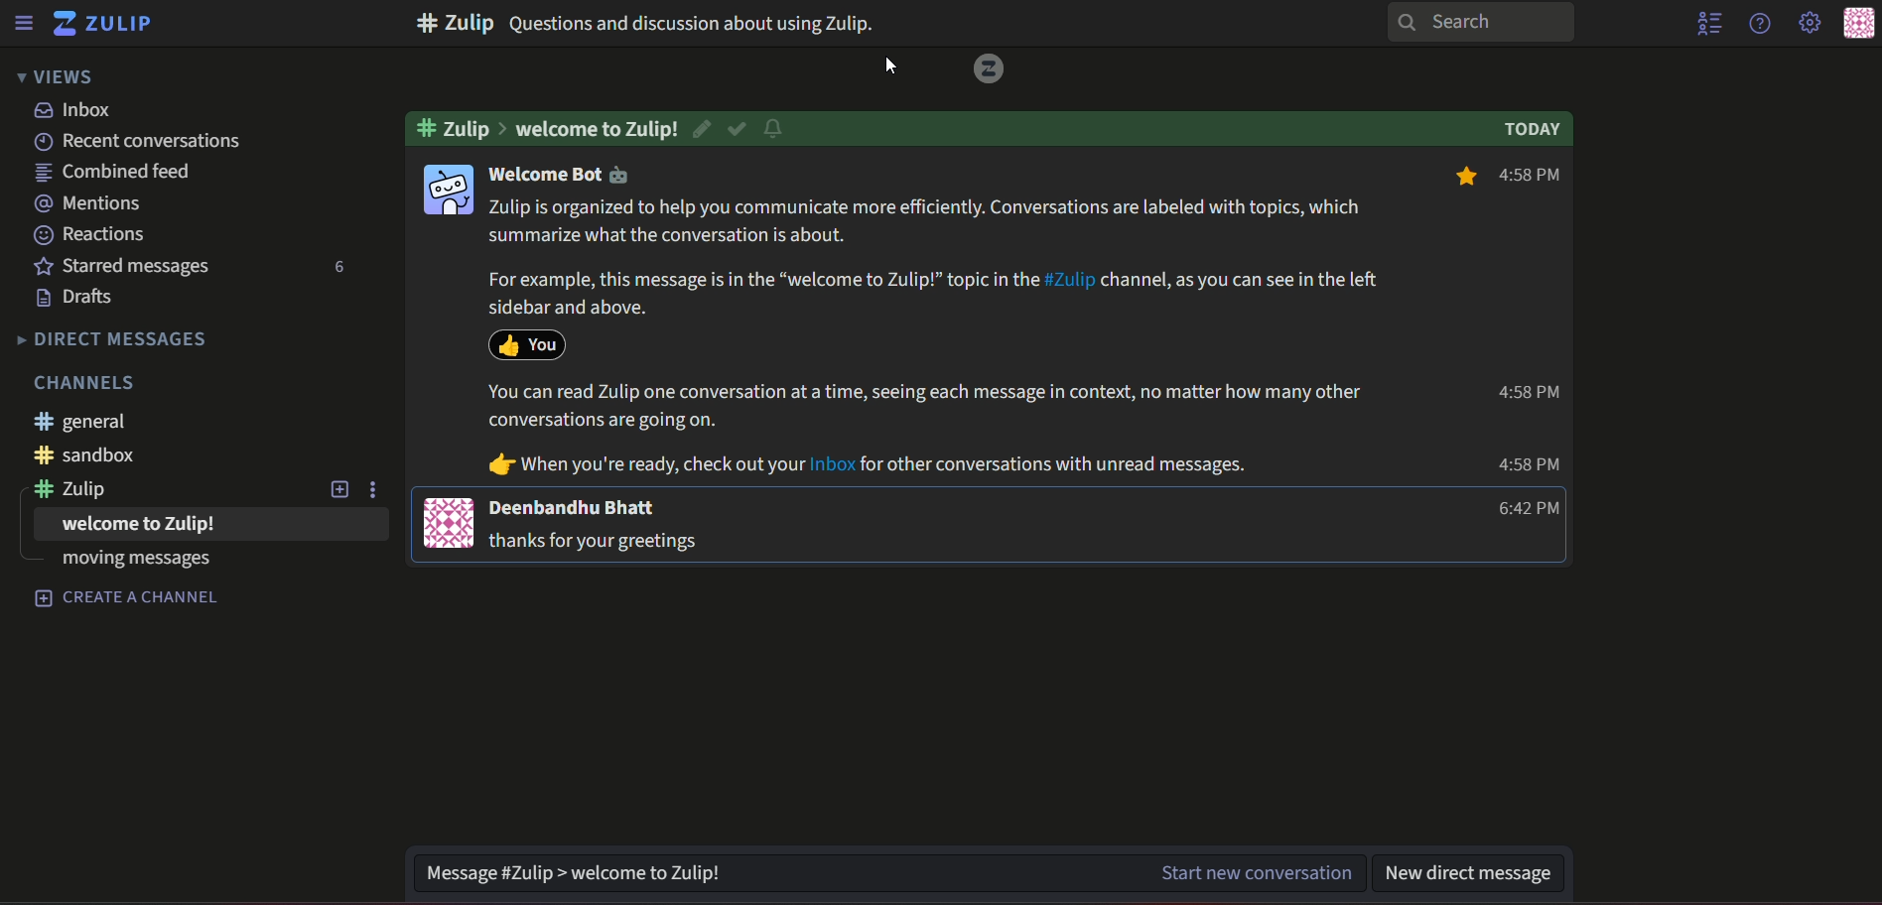  I want to click on edit, so click(701, 128).